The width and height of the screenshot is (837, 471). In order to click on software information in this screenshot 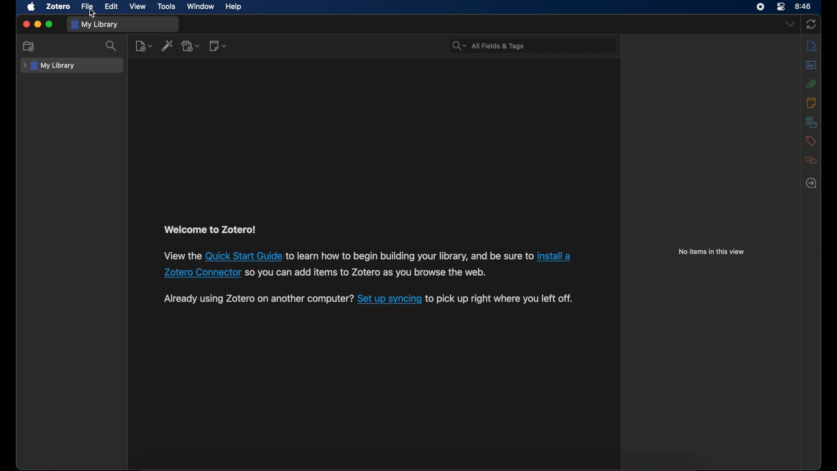, I will do `click(181, 256)`.